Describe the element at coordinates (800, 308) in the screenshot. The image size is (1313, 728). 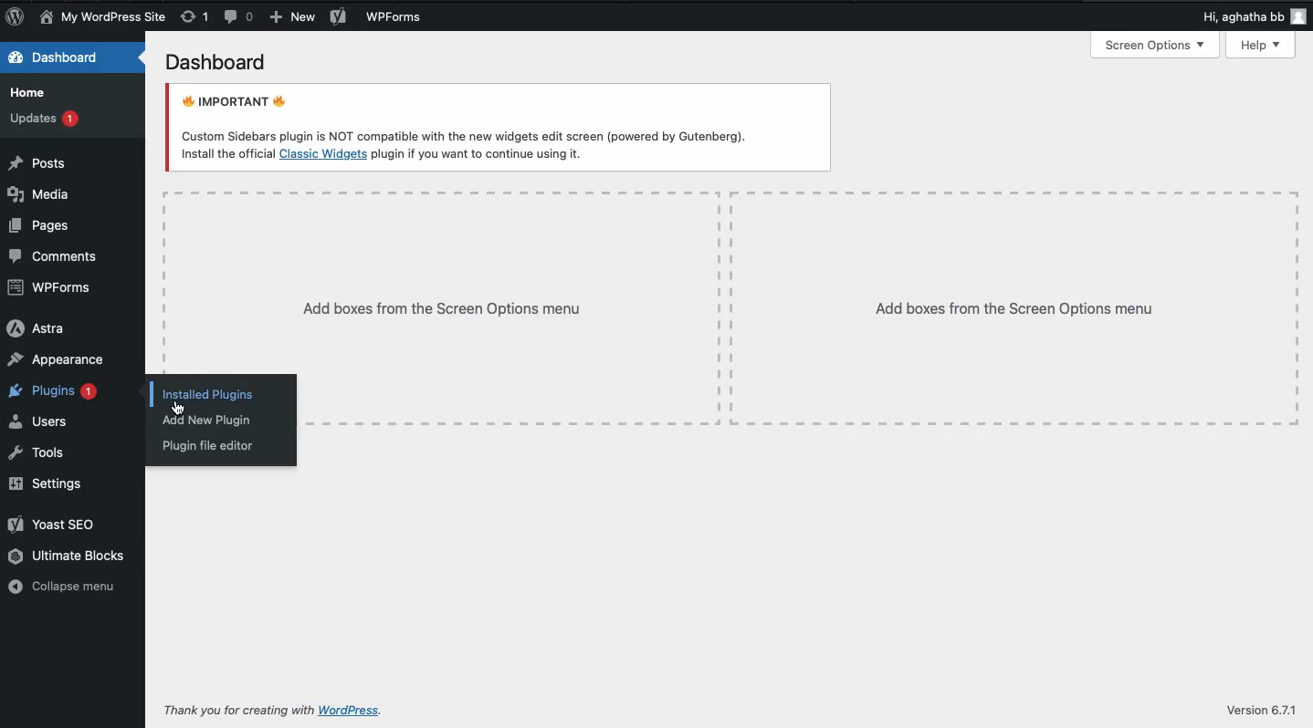
I see `Add boxes from the screen options menu` at that location.